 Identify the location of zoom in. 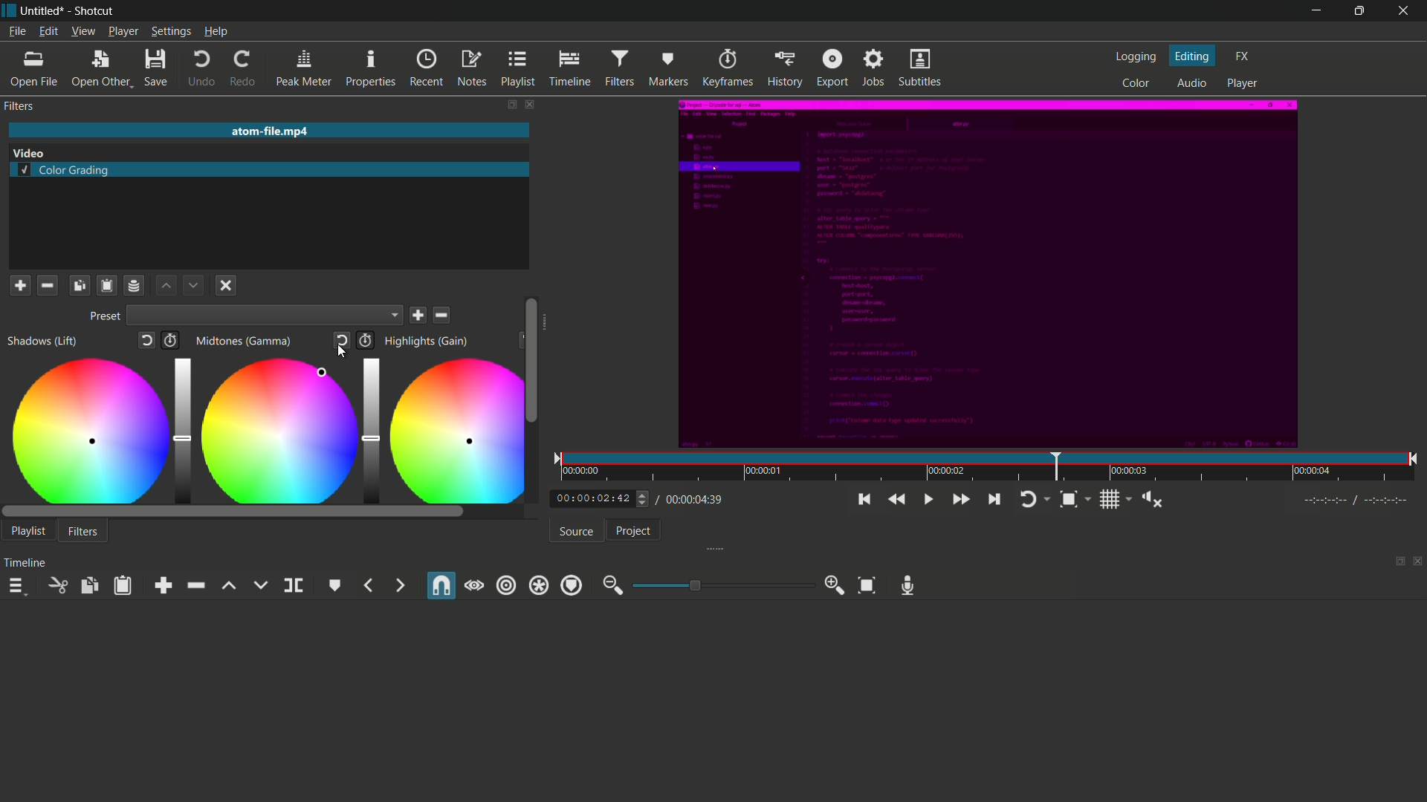
(835, 586).